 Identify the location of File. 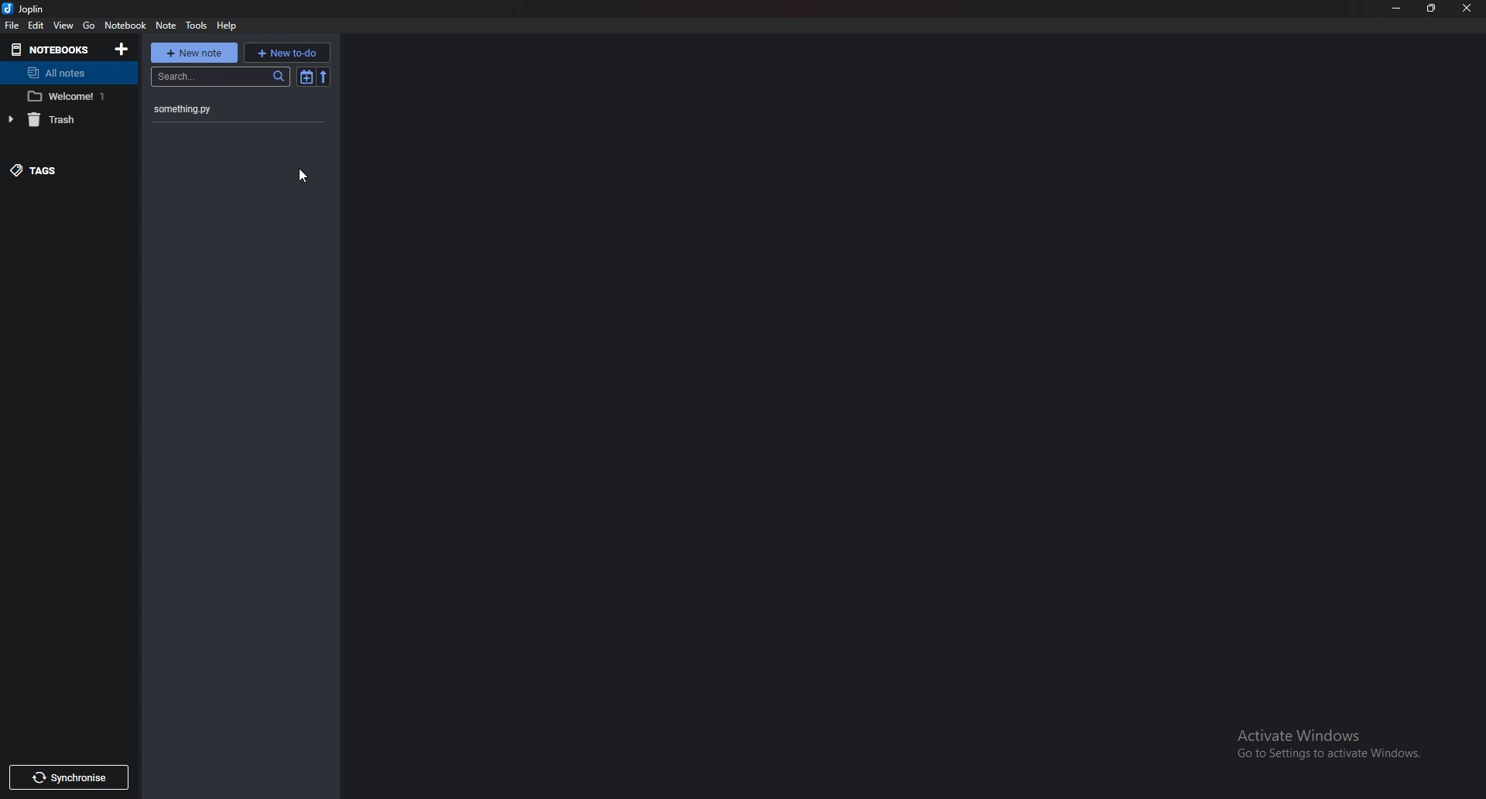
(14, 25).